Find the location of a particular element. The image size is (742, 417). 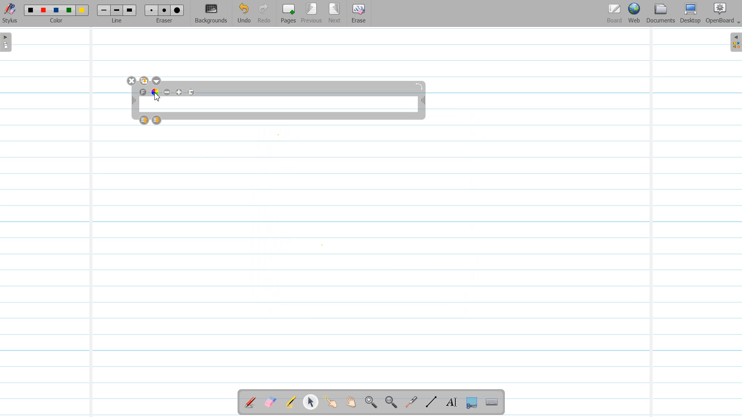

Zoom Out is located at coordinates (390, 403).